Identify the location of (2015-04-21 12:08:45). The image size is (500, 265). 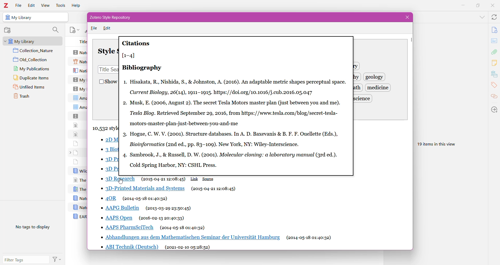
(214, 189).